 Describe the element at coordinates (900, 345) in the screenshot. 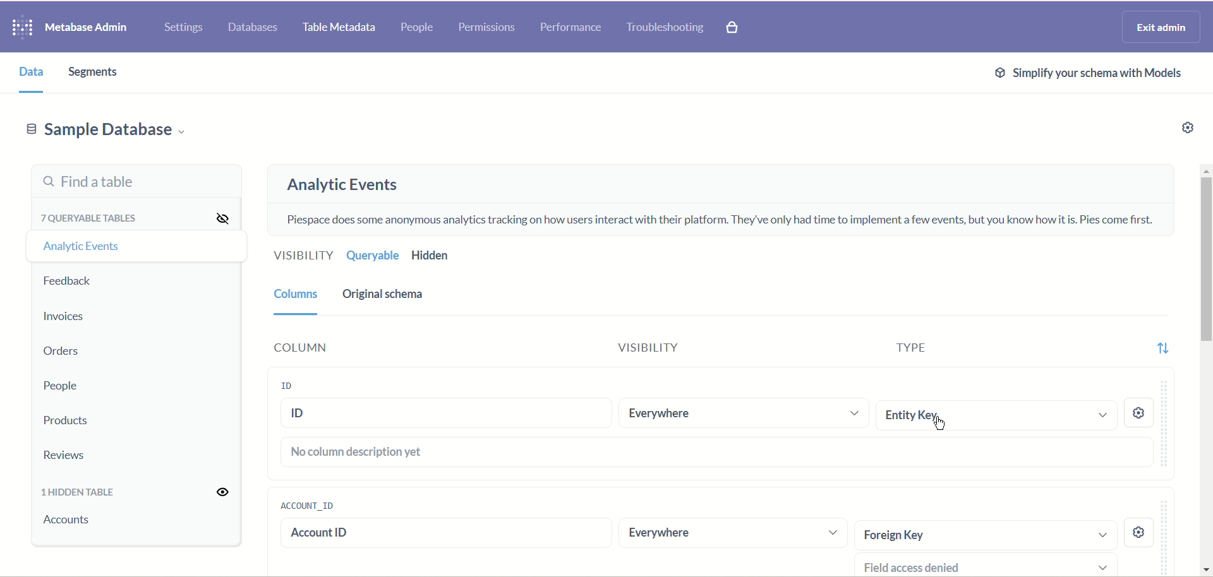

I see `type` at that location.